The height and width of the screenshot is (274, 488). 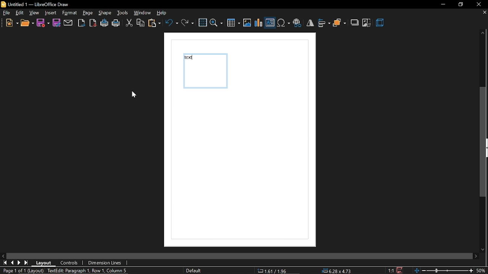 I want to click on insert image, so click(x=247, y=23).